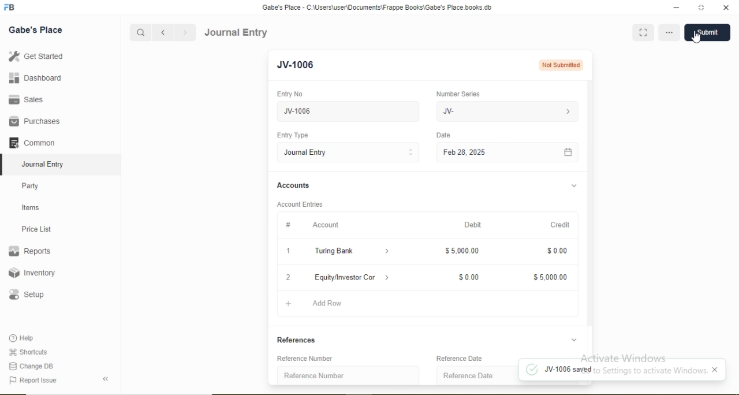 This screenshot has width=739, height=395. What do you see at coordinates (643, 32) in the screenshot?
I see `Full screen` at bounding box center [643, 32].